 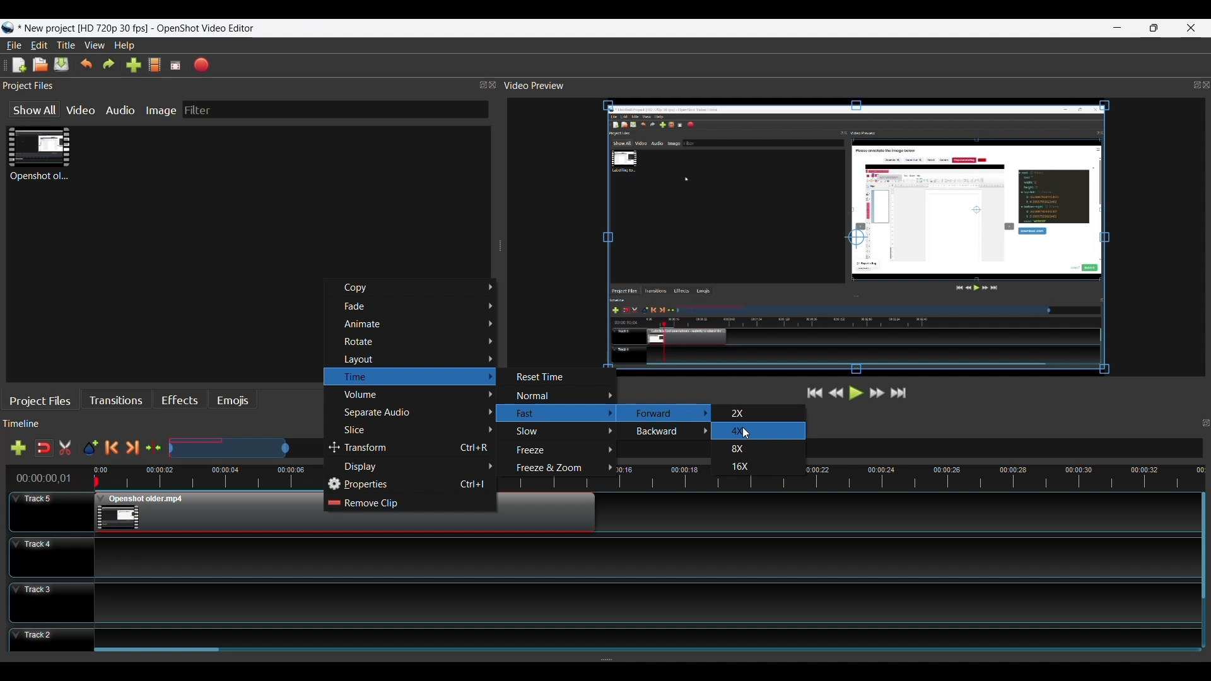 What do you see at coordinates (40, 65) in the screenshot?
I see `Open File` at bounding box center [40, 65].